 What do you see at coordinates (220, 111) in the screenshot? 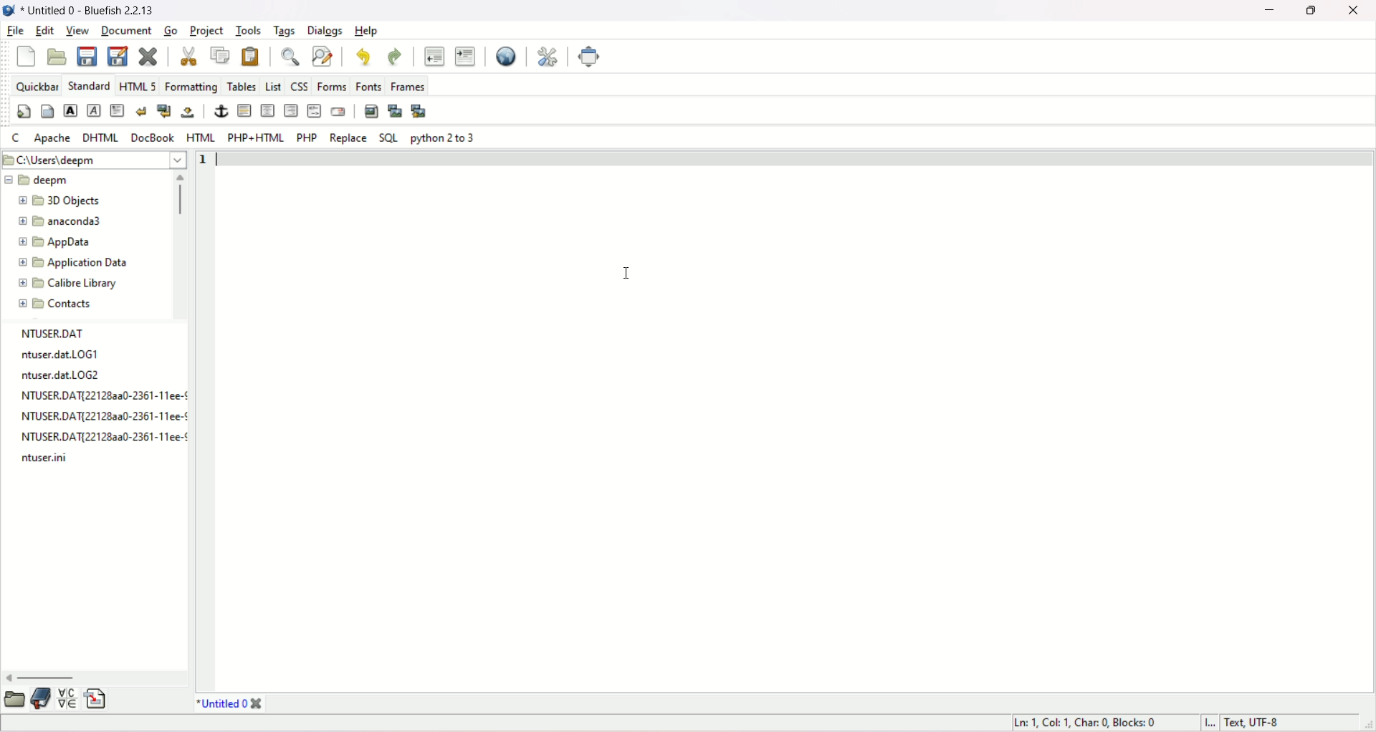
I see `anchor` at bounding box center [220, 111].